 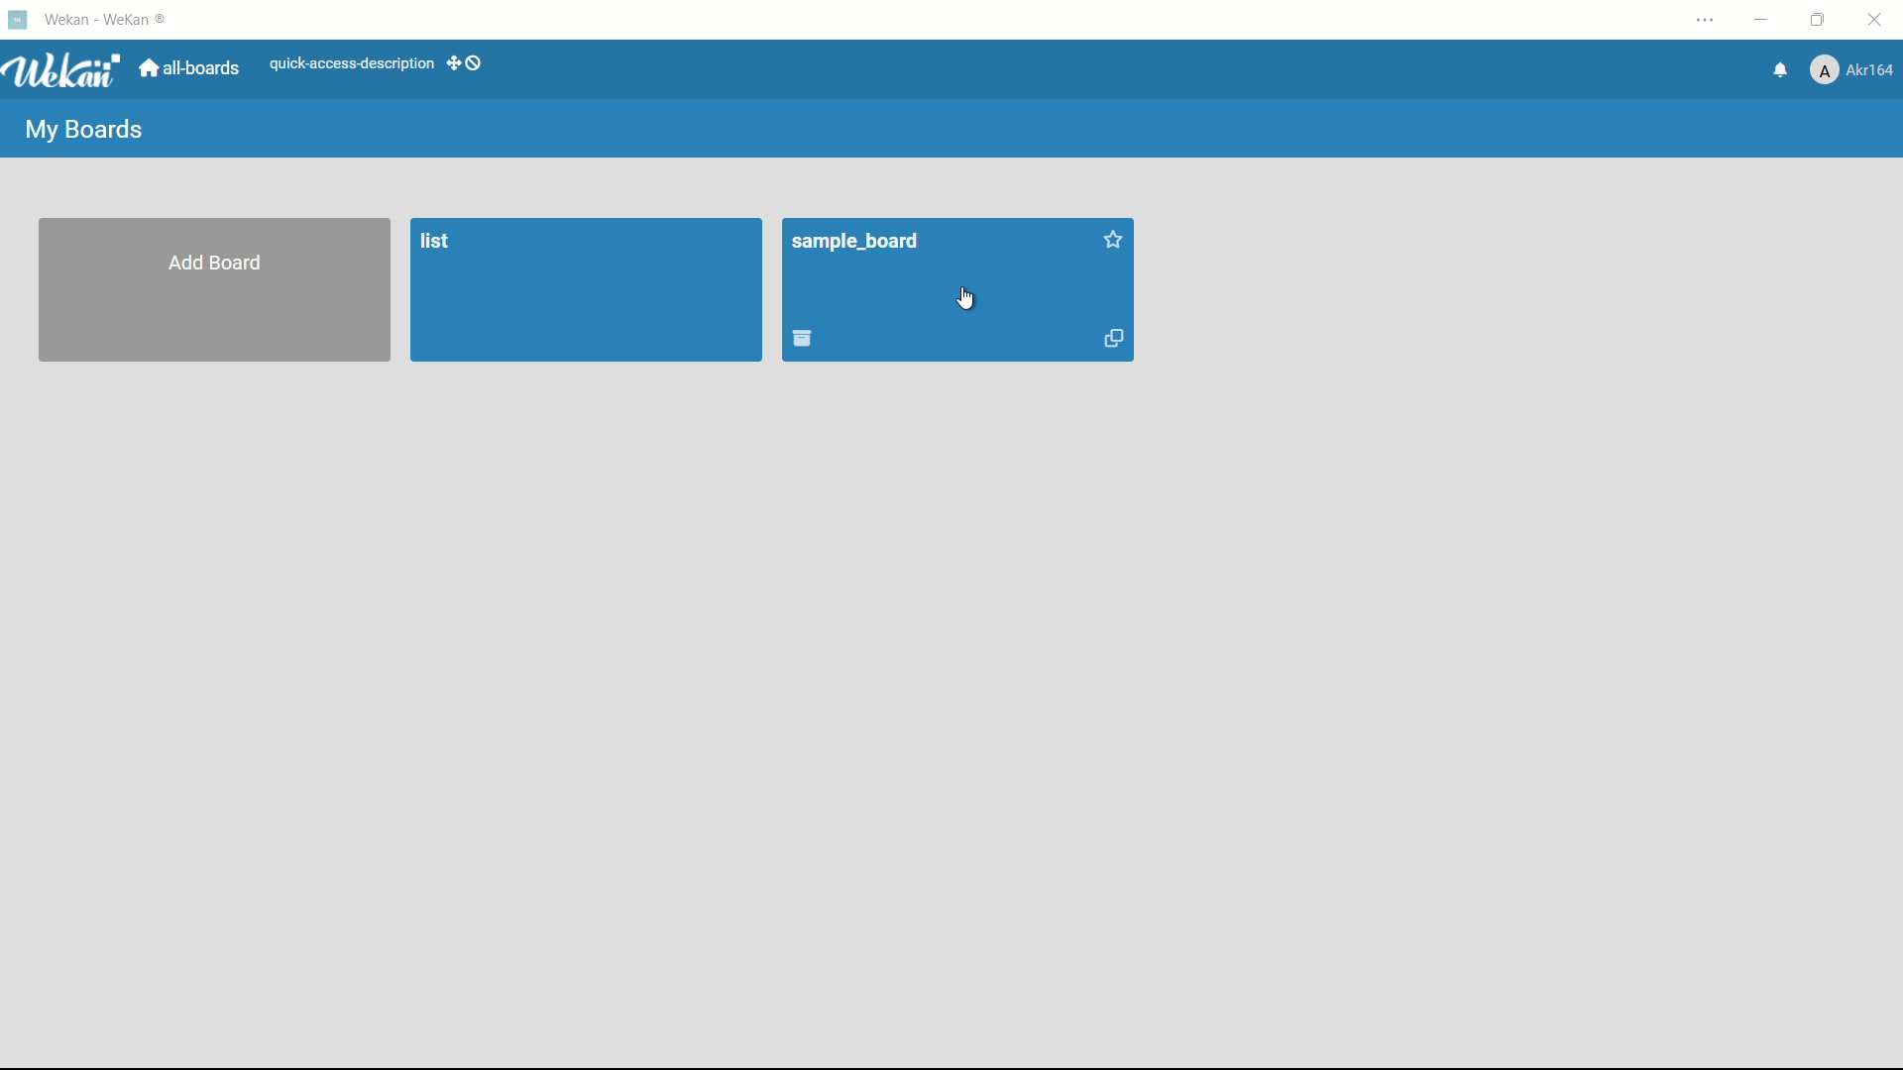 What do you see at coordinates (857, 241) in the screenshot?
I see `sample_board` at bounding box center [857, 241].